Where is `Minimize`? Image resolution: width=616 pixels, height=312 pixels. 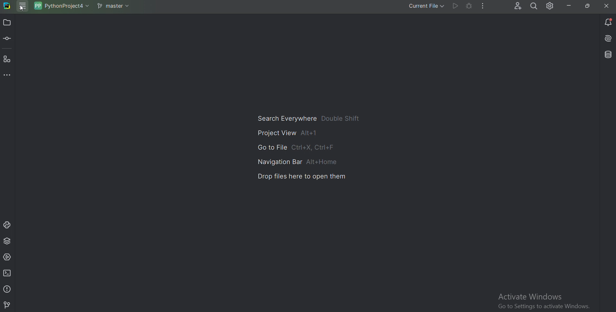
Minimize is located at coordinates (567, 5).